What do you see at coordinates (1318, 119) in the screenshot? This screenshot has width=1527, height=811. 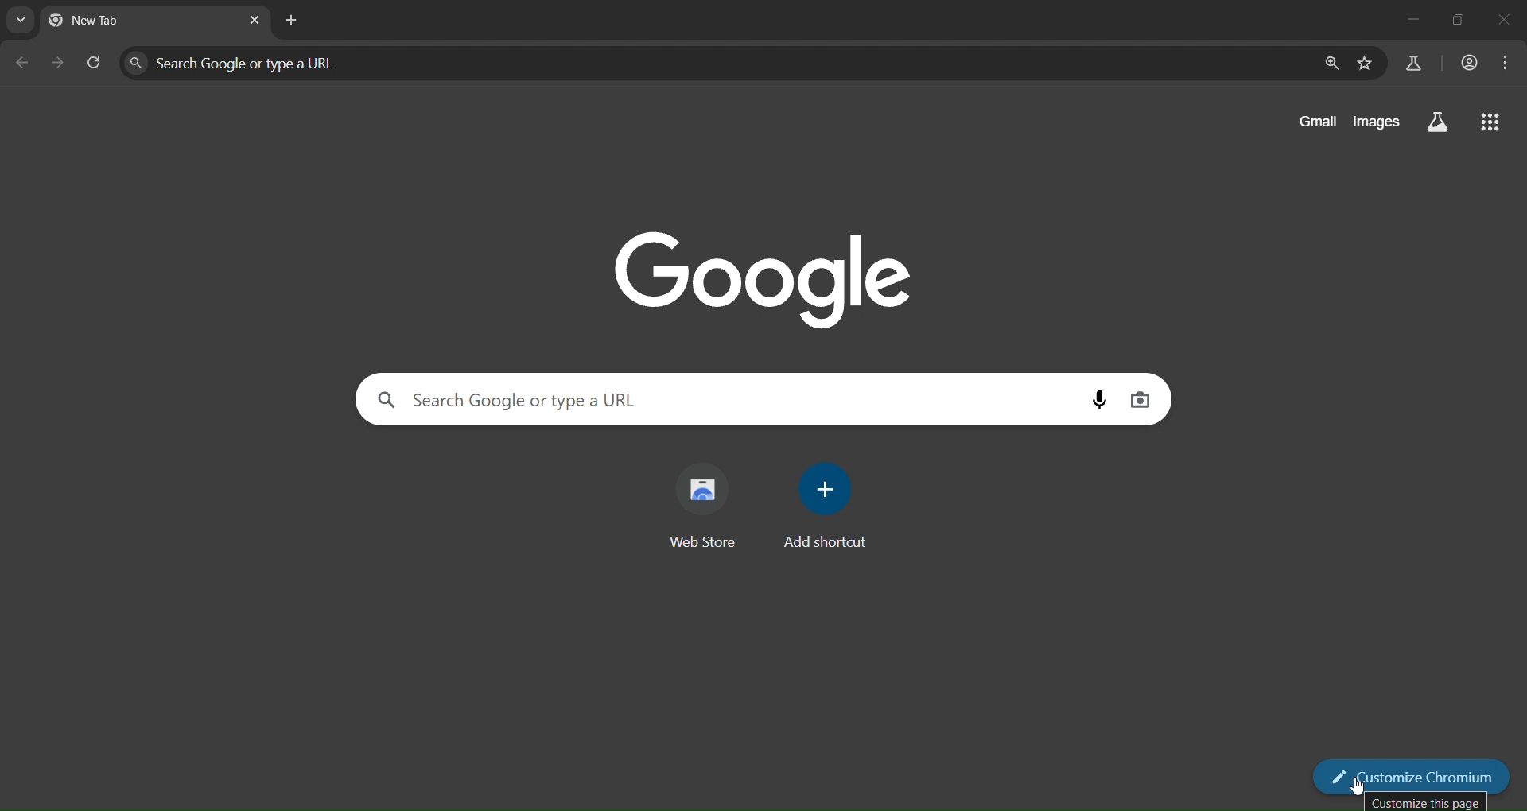 I see `gmail` at bounding box center [1318, 119].